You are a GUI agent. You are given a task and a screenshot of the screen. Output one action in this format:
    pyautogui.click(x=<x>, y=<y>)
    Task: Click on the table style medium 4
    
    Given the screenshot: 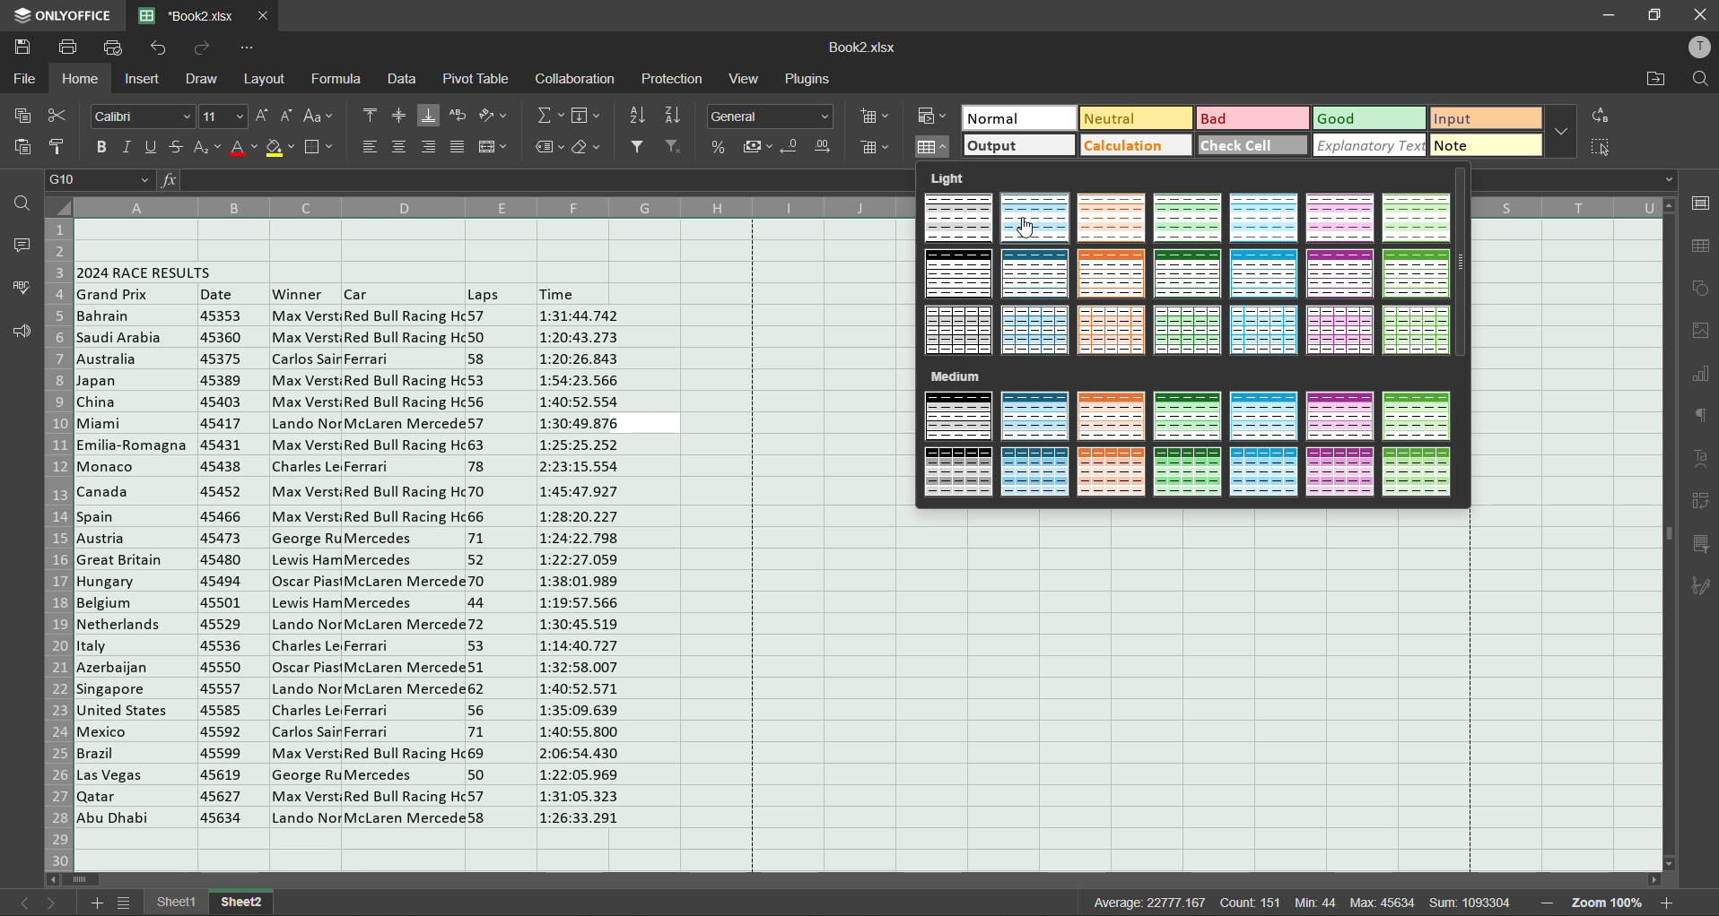 What is the action you would take?
    pyautogui.click(x=1187, y=418)
    